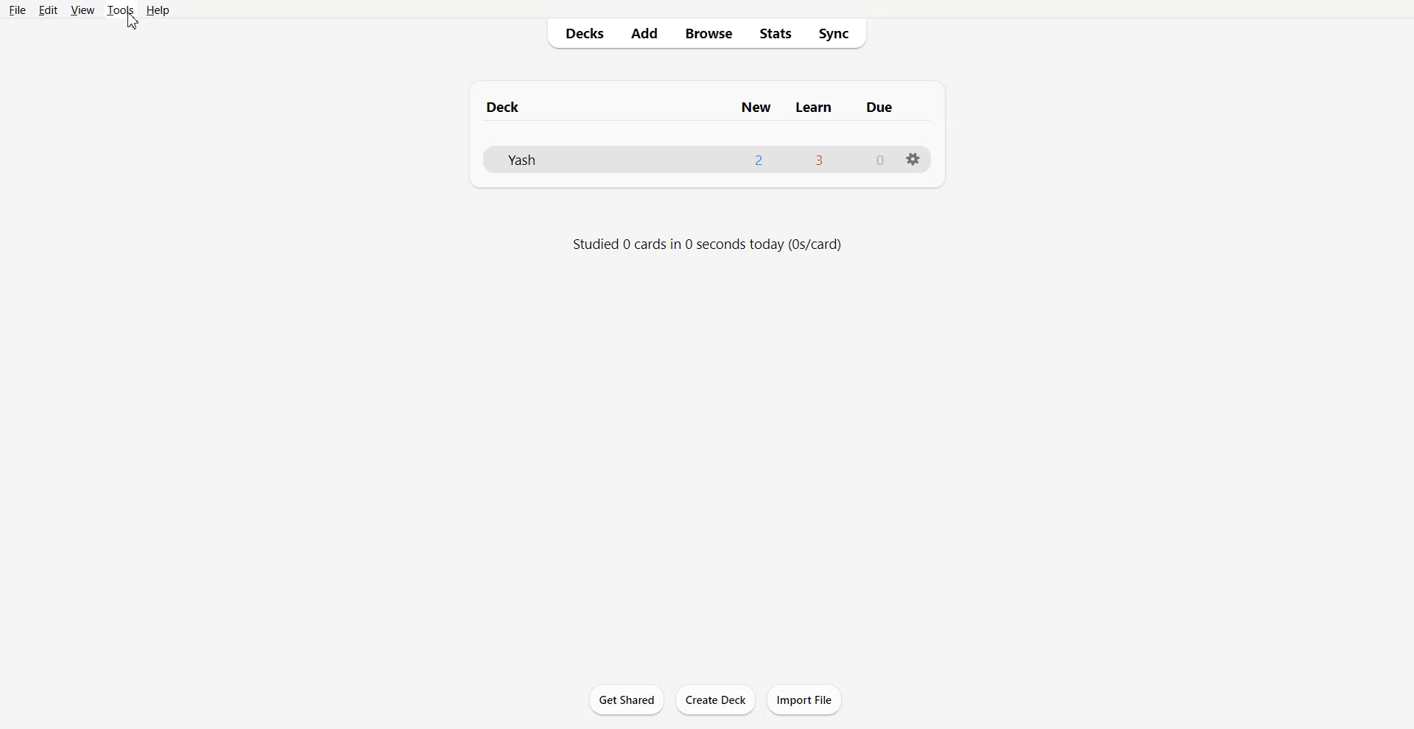 The width and height of the screenshot is (1414, 729). What do you see at coordinates (880, 108) in the screenshot?
I see `Due` at bounding box center [880, 108].